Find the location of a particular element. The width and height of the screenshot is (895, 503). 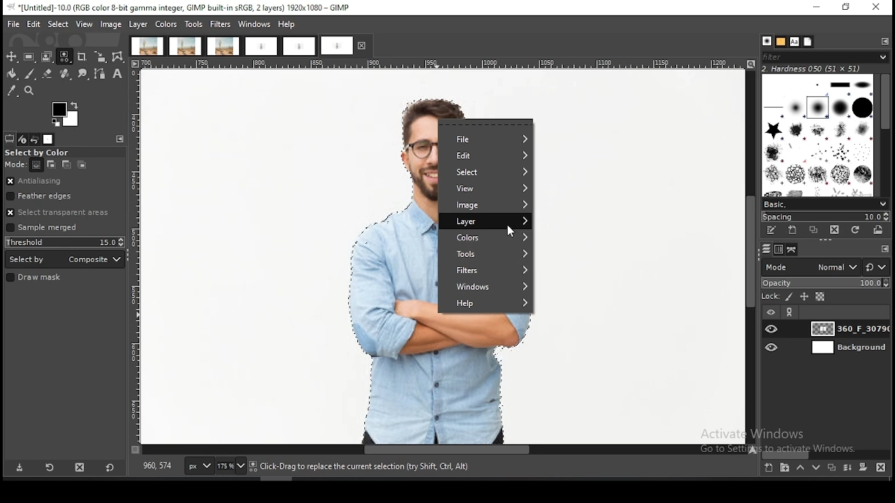

image is located at coordinates (484, 205).